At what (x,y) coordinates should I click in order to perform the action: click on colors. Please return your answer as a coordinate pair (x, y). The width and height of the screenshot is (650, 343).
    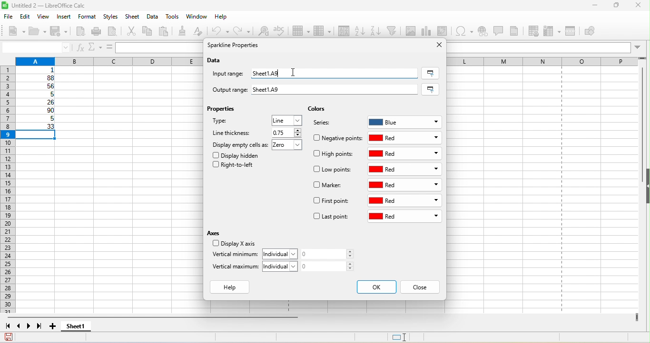
    Looking at the image, I should click on (316, 109).